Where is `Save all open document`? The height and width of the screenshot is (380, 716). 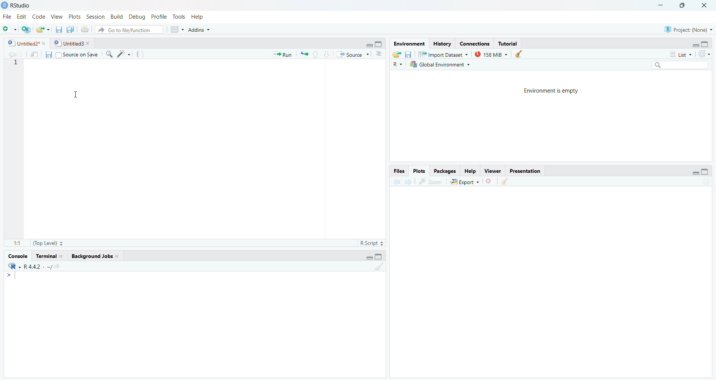
Save all open document is located at coordinates (71, 29).